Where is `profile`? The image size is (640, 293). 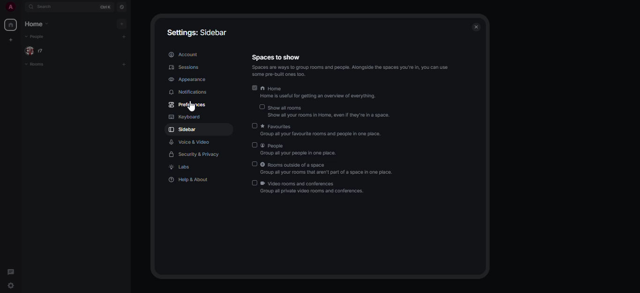 profile is located at coordinates (10, 6).